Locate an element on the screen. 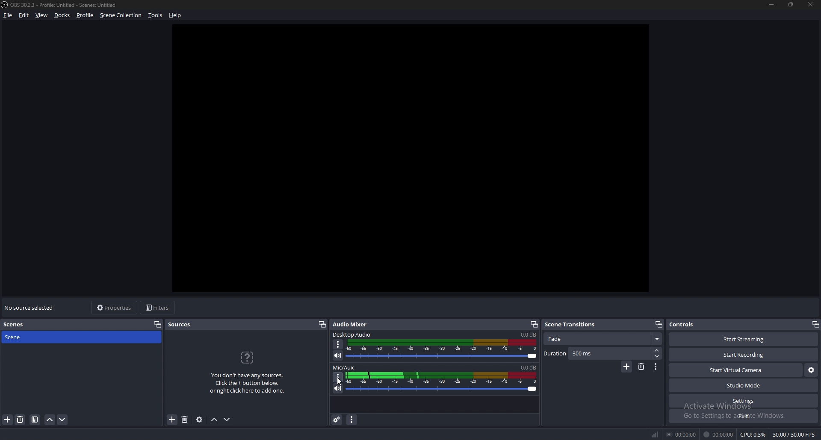 The width and height of the screenshot is (821, 440). desktop audio is located at coordinates (440, 356).